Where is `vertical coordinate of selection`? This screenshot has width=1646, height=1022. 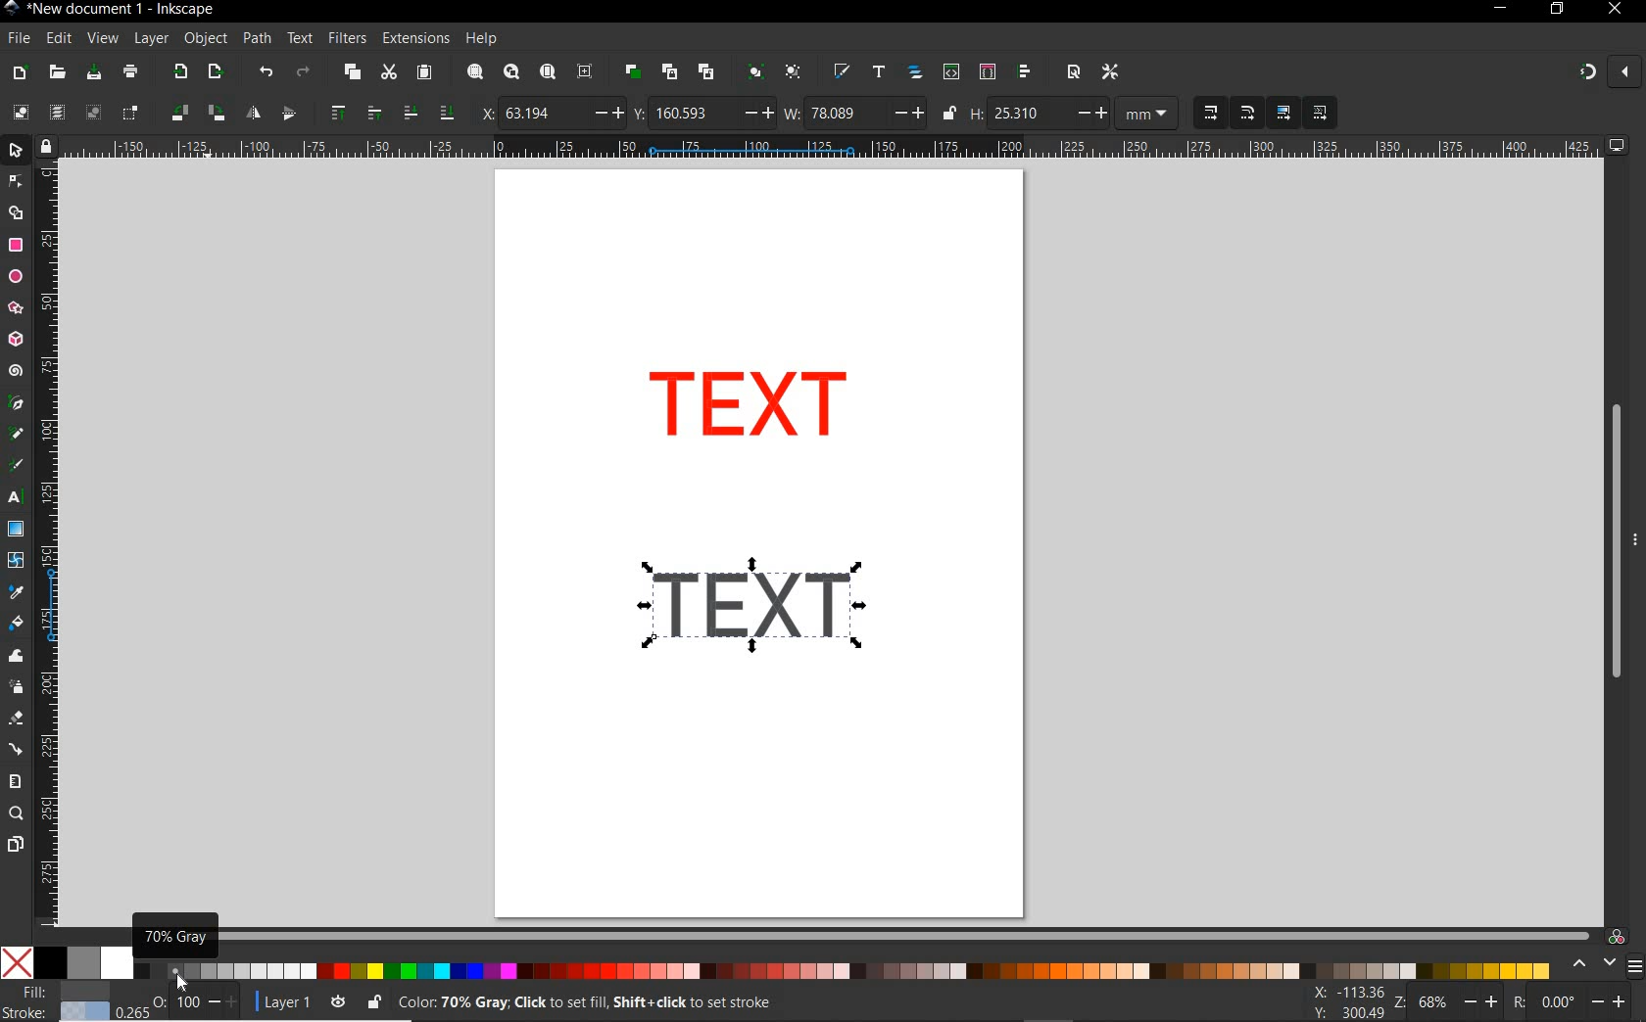
vertical coordinate of selection is located at coordinates (702, 113).